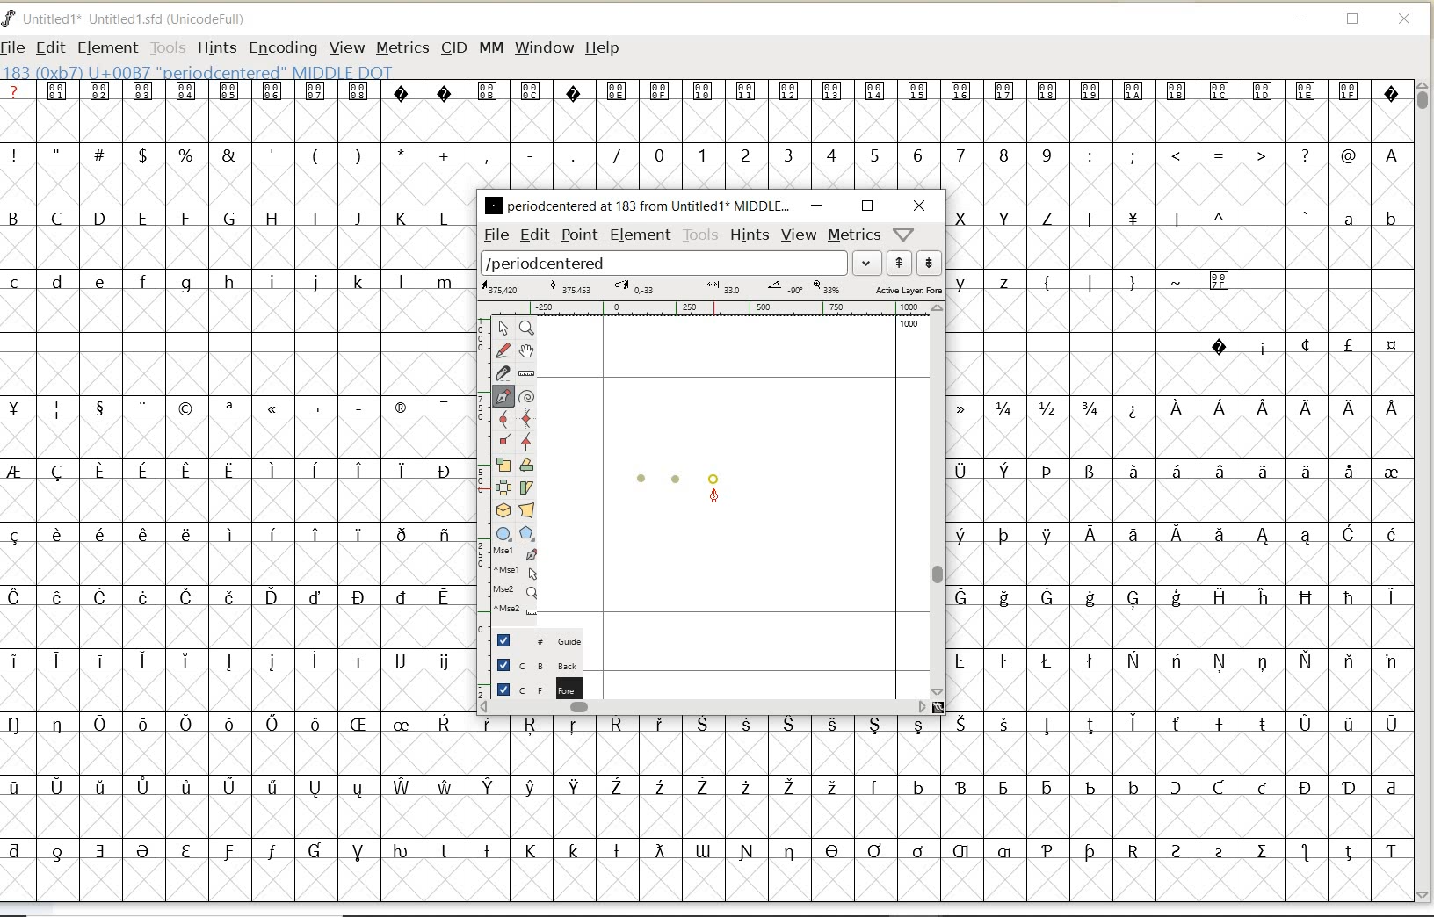 This screenshot has height=917, width=1434. Describe the element at coordinates (526, 373) in the screenshot. I see `measure a distance, angle between points` at that location.